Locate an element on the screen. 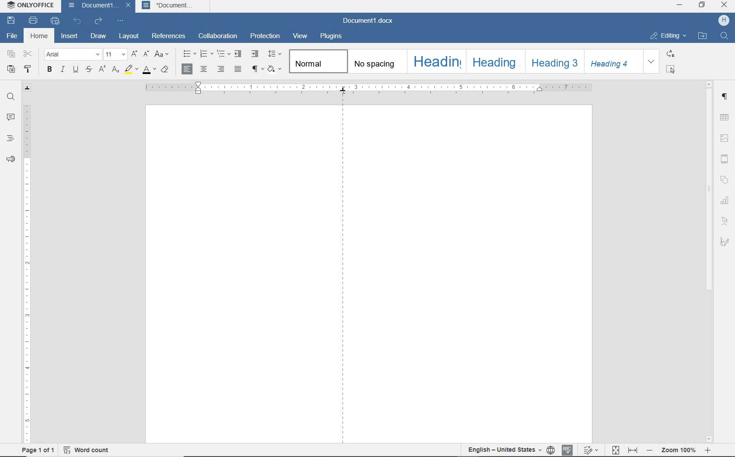 Image resolution: width=735 pixels, height=457 pixels. SET DOCUMENT LANGUAGE is located at coordinates (504, 450).